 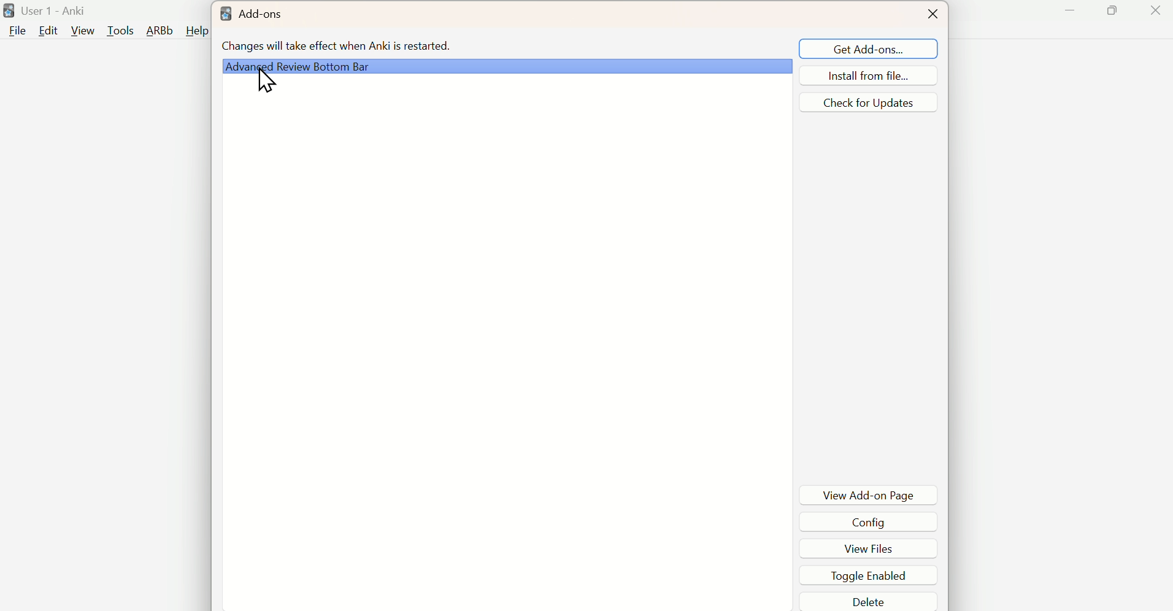 I want to click on Check for updates, so click(x=866, y=104).